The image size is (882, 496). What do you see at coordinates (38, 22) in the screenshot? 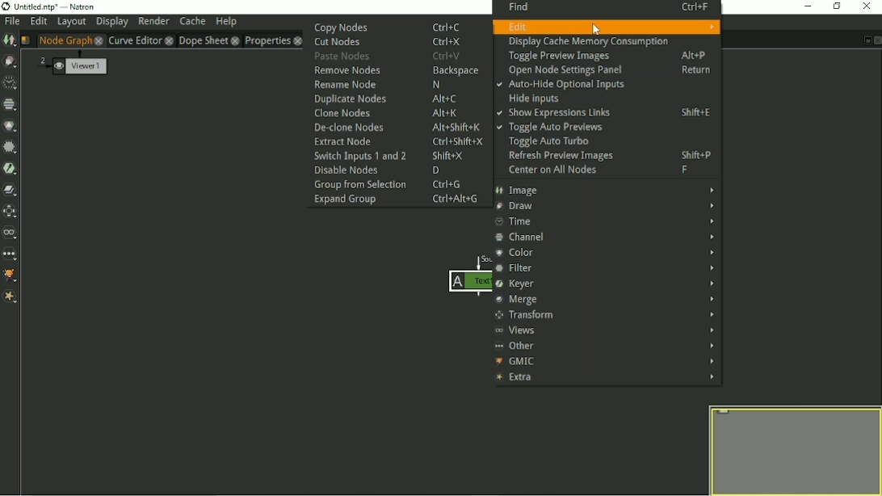
I see `Edit` at bounding box center [38, 22].